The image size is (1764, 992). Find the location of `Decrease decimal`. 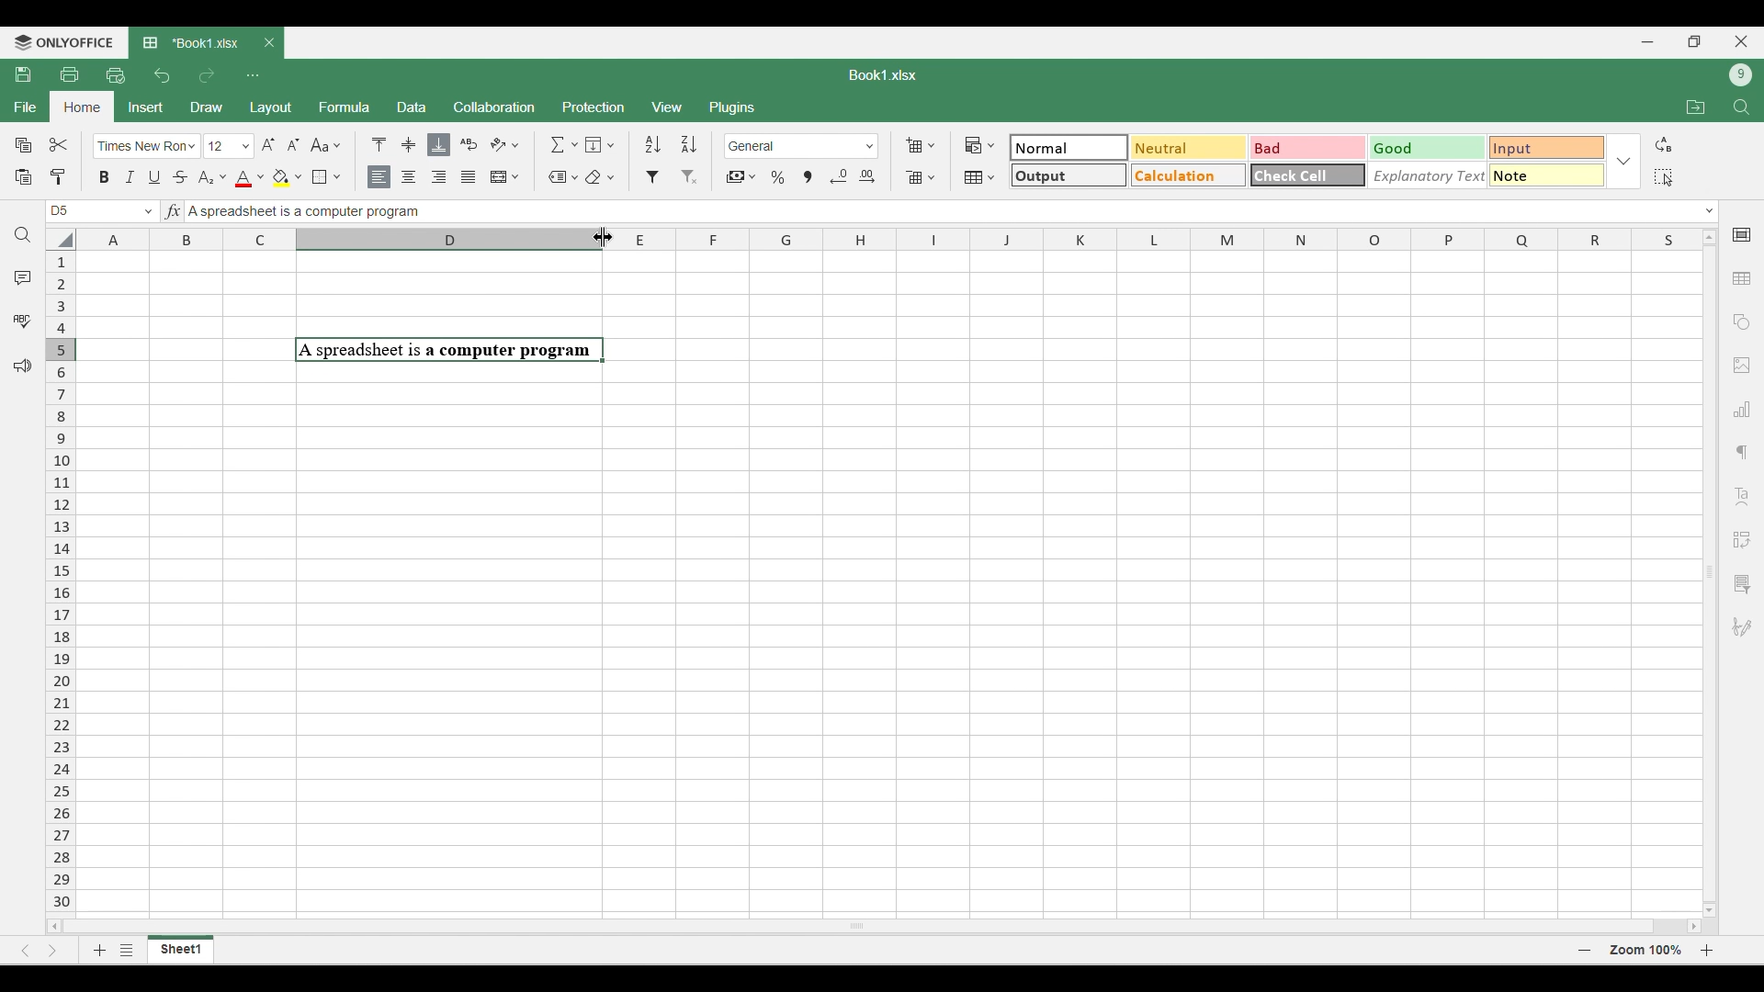

Decrease decimal is located at coordinates (839, 176).